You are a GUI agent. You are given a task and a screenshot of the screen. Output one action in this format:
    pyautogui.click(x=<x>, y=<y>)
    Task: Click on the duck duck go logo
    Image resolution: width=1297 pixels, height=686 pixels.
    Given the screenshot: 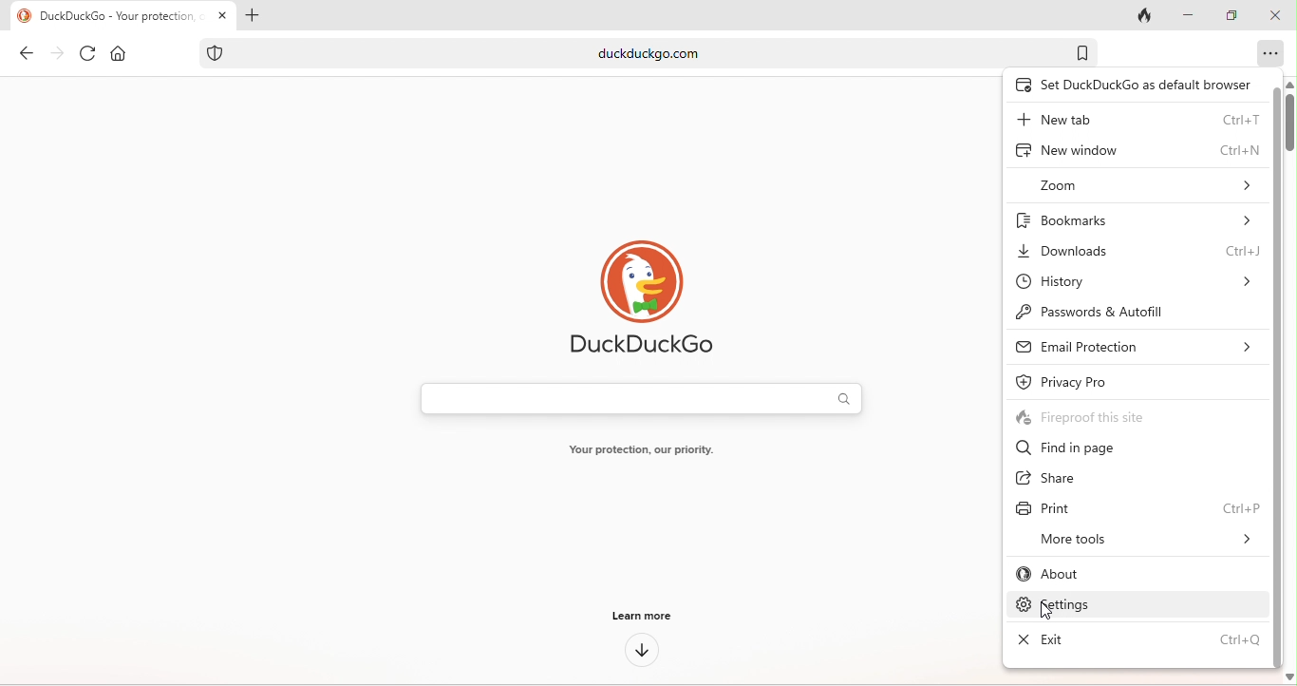 What is the action you would take?
    pyautogui.click(x=648, y=282)
    